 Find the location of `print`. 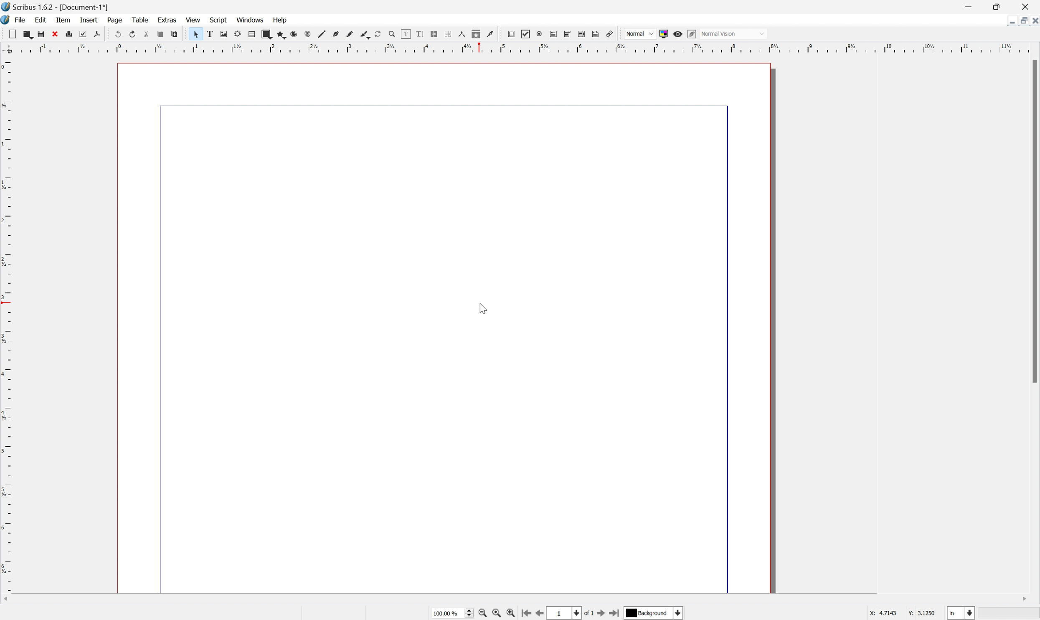

print is located at coordinates (68, 35).